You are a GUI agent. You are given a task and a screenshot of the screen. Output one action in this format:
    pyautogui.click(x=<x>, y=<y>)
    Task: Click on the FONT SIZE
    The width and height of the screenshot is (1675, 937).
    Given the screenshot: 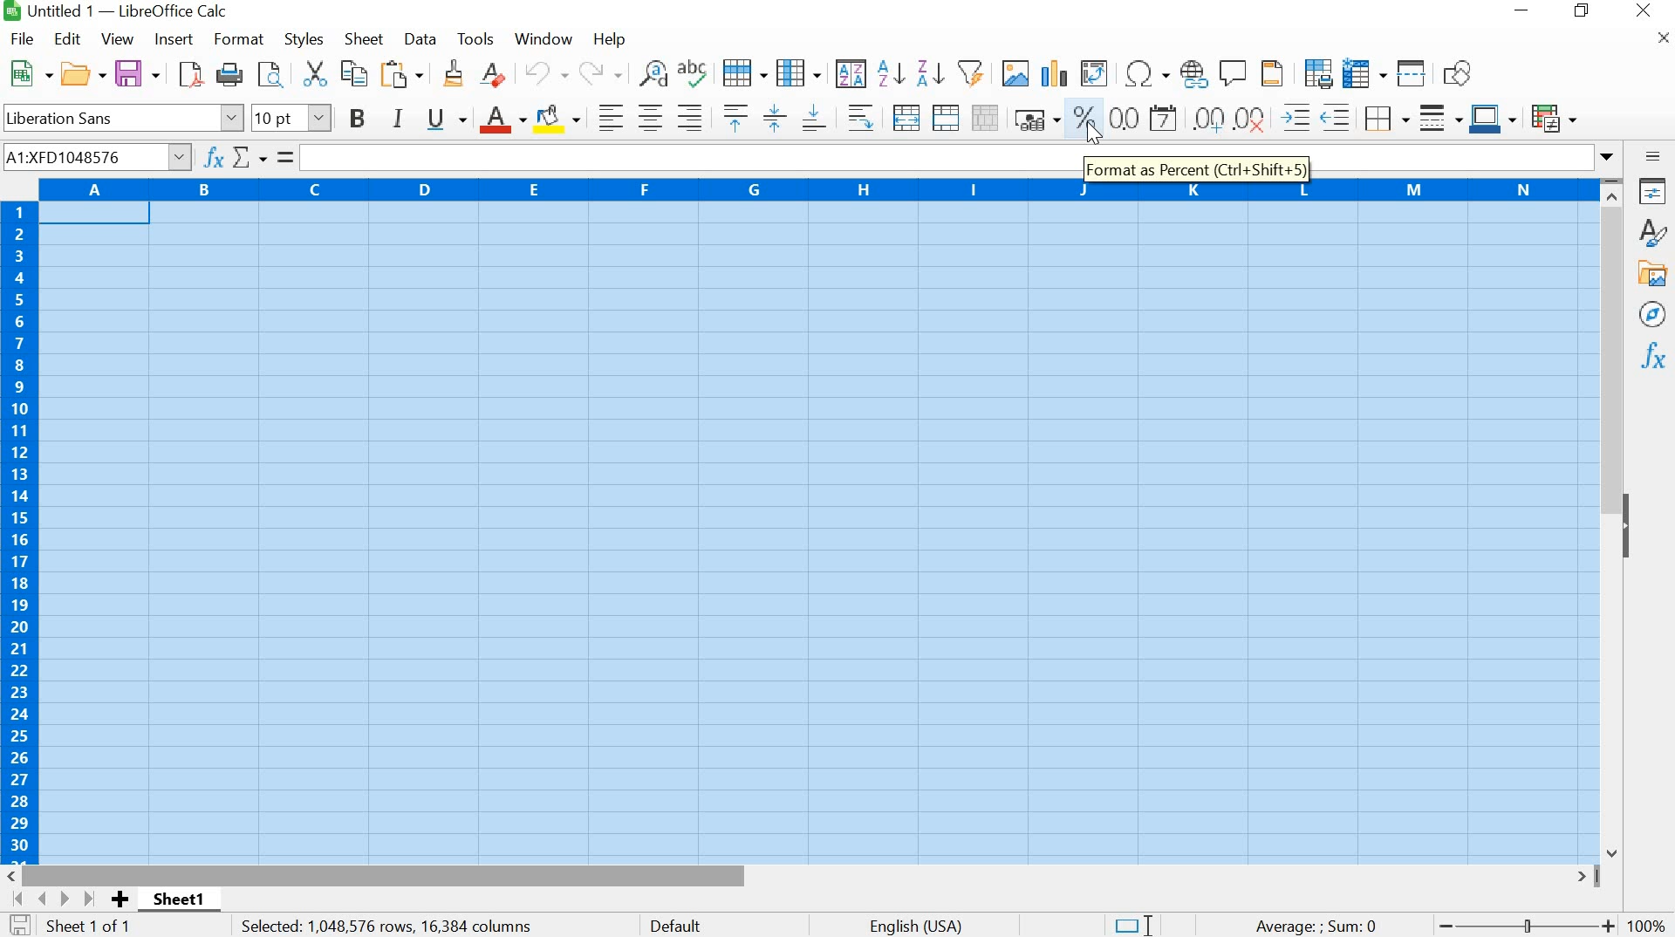 What is the action you would take?
    pyautogui.click(x=294, y=119)
    